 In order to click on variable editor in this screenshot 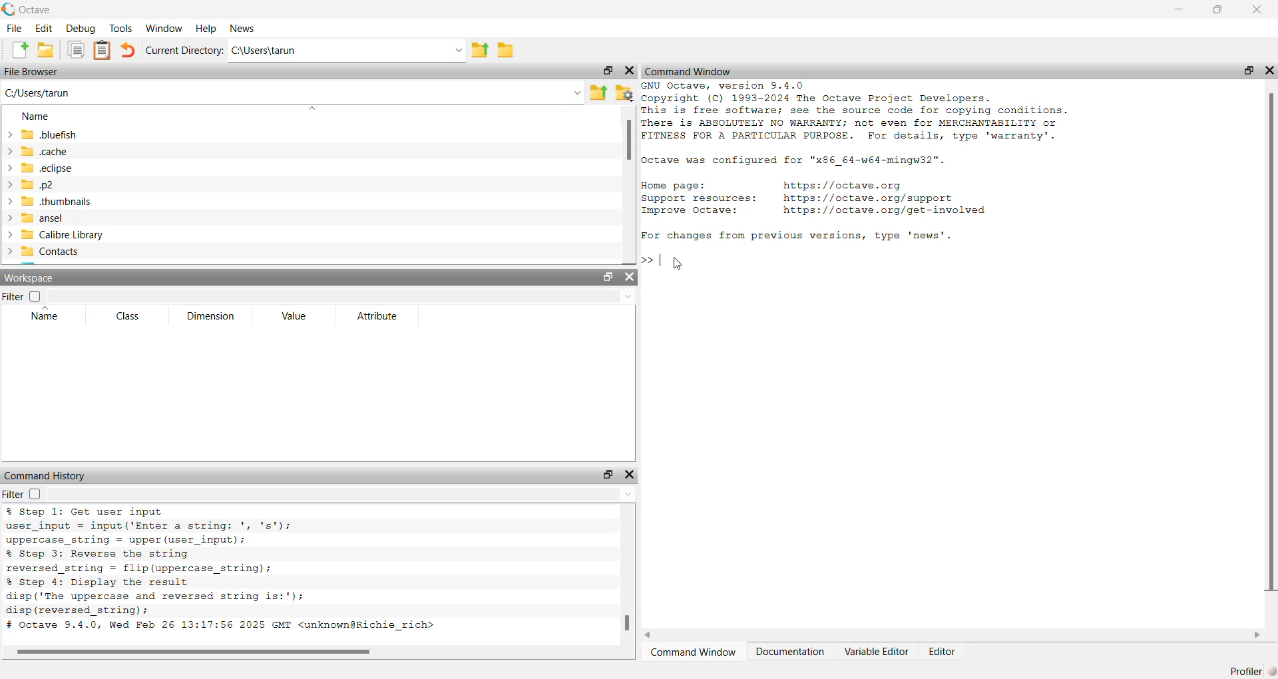, I will do `click(876, 651)`.